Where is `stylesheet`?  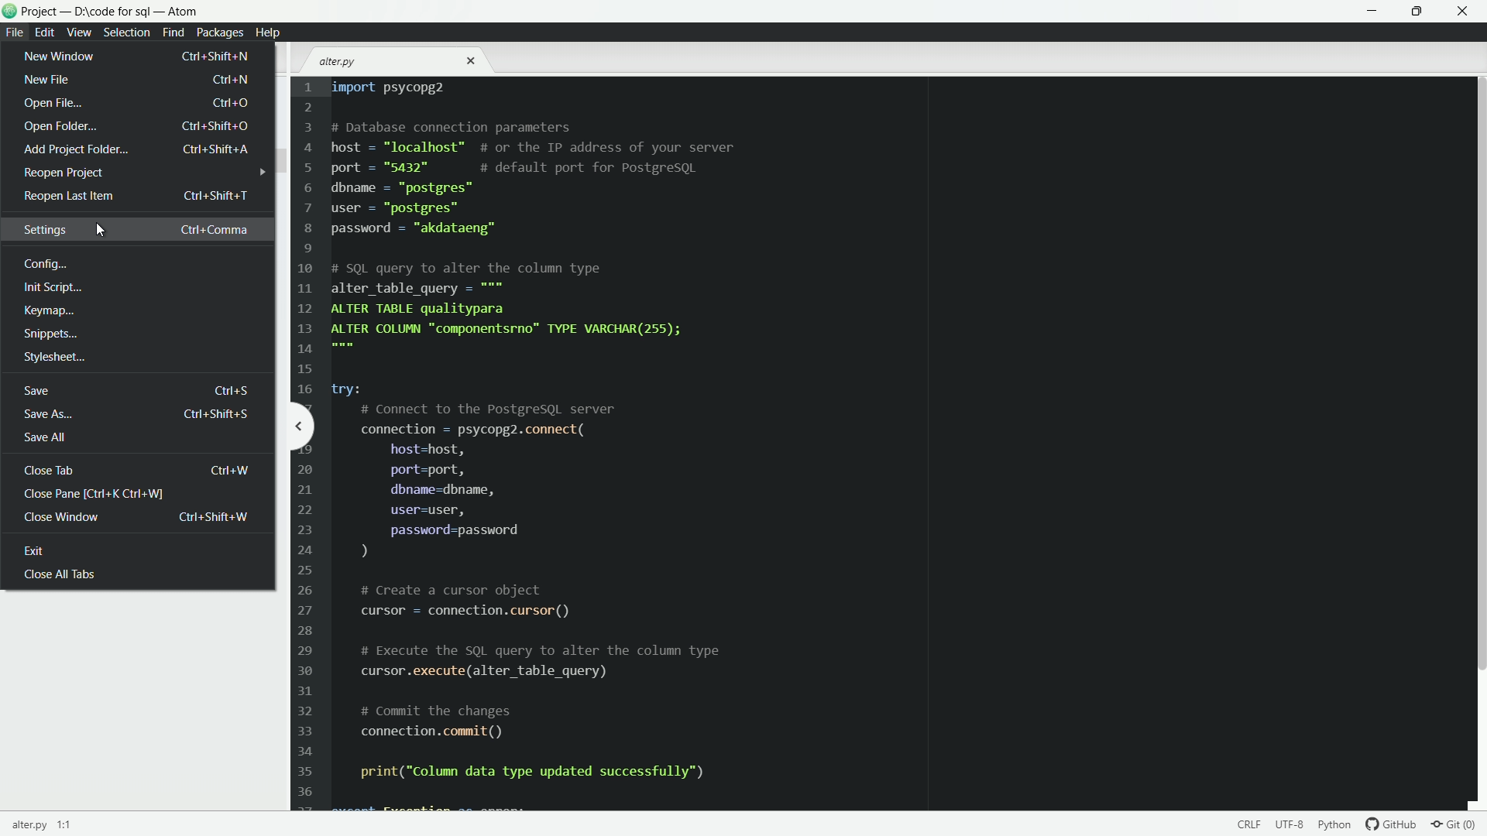
stylesheet is located at coordinates (53, 358).